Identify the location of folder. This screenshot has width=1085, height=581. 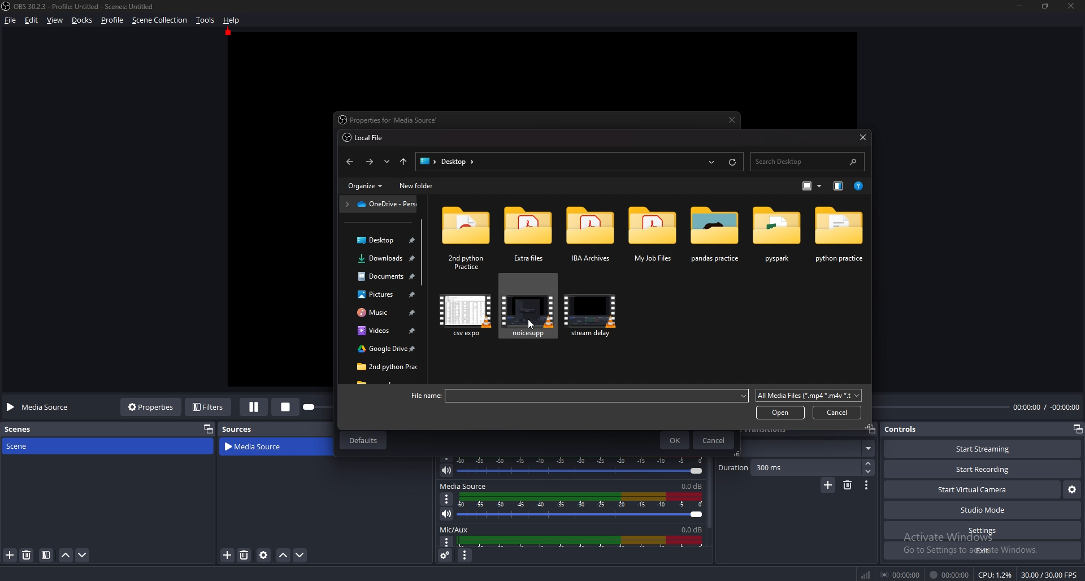
(380, 351).